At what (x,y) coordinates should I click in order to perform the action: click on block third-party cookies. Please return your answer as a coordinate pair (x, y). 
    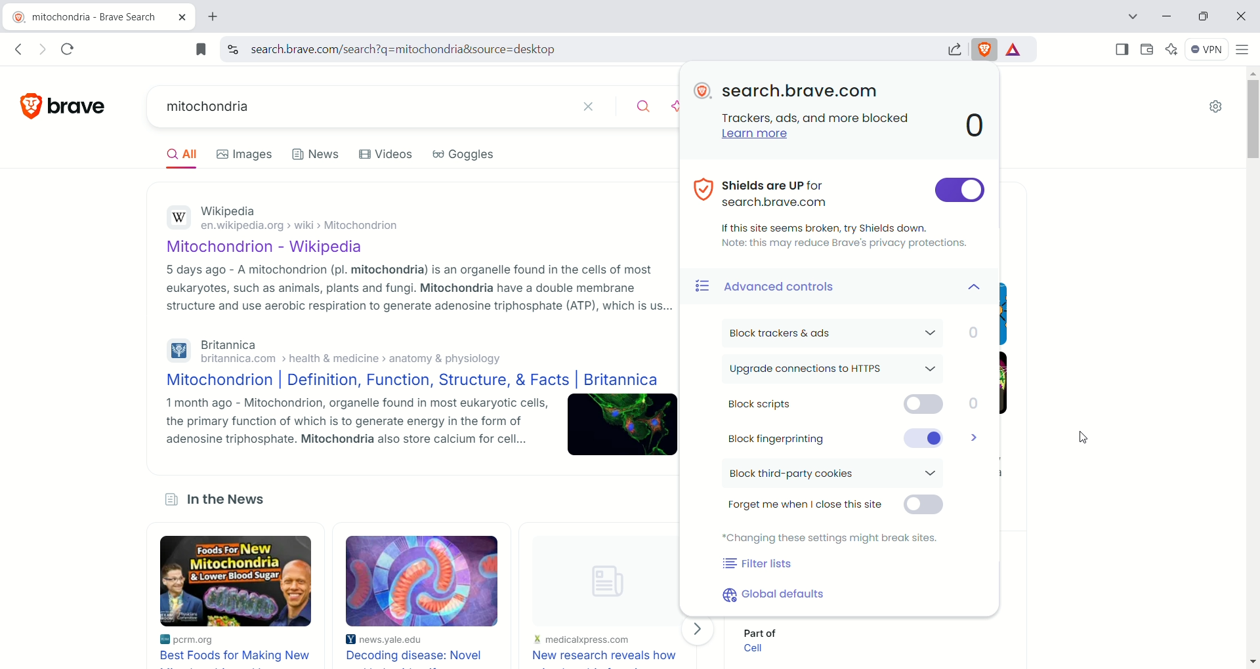
    Looking at the image, I should click on (838, 474).